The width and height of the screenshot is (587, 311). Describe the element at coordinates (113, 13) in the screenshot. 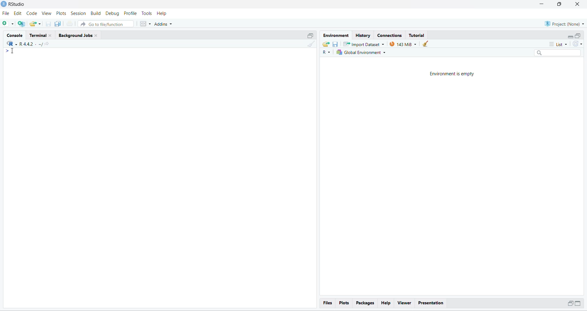

I see `debug` at that location.